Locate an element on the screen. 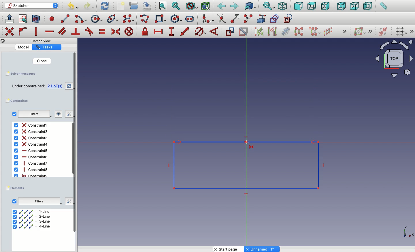 The image size is (415, 252). Conic is located at coordinates (113, 19).